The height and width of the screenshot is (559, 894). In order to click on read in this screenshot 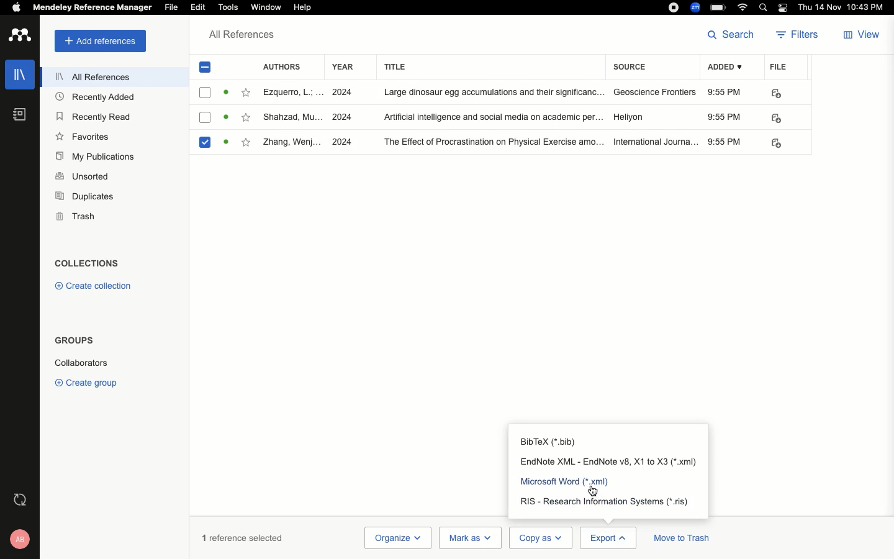, I will do `click(229, 142)`.